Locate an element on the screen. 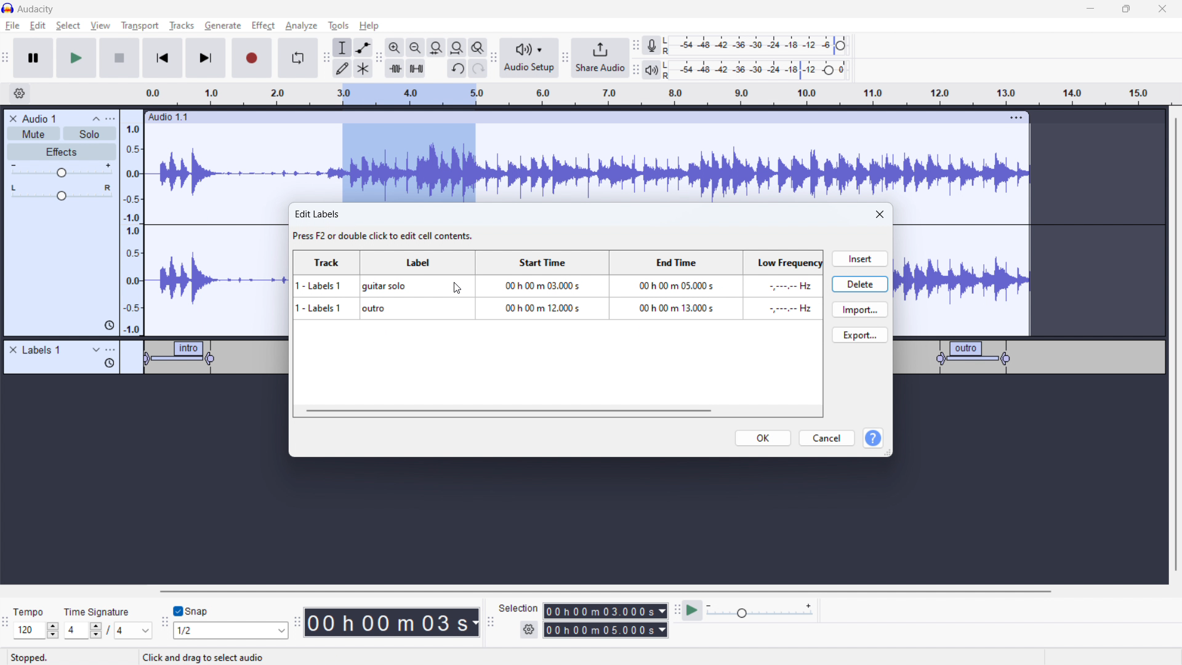 This screenshot has width=1182, height=665. edit labels is located at coordinates (386, 226).